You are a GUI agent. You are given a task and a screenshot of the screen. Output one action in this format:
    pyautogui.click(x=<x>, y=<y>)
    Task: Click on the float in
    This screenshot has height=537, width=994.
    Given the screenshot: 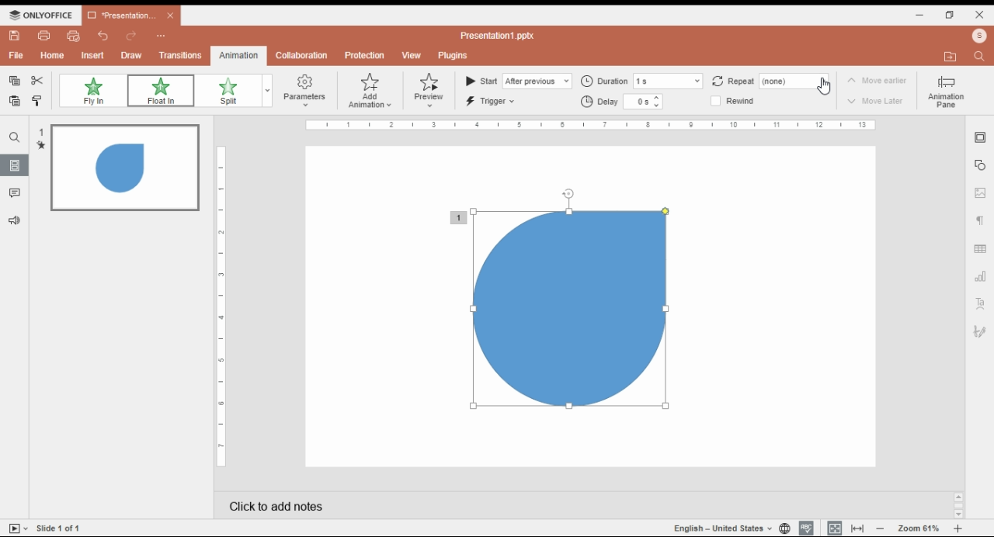 What is the action you would take?
    pyautogui.click(x=160, y=92)
    